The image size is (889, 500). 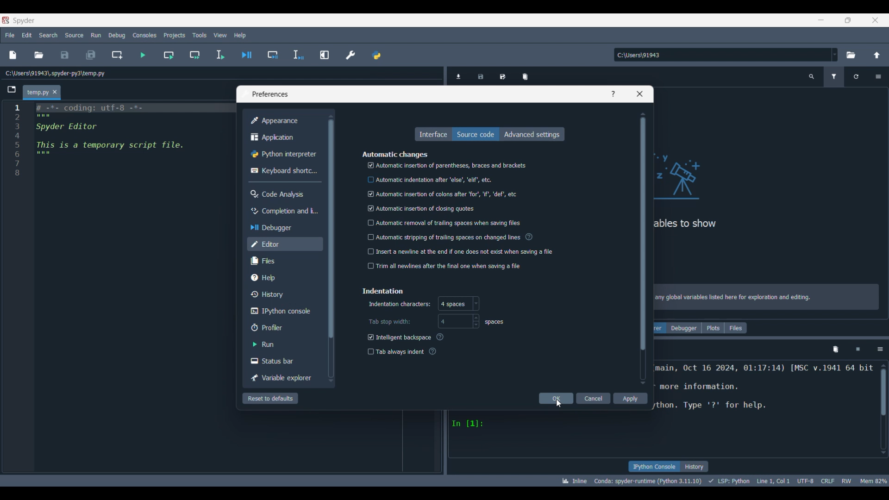 What do you see at coordinates (713, 328) in the screenshot?
I see `Plots` at bounding box center [713, 328].